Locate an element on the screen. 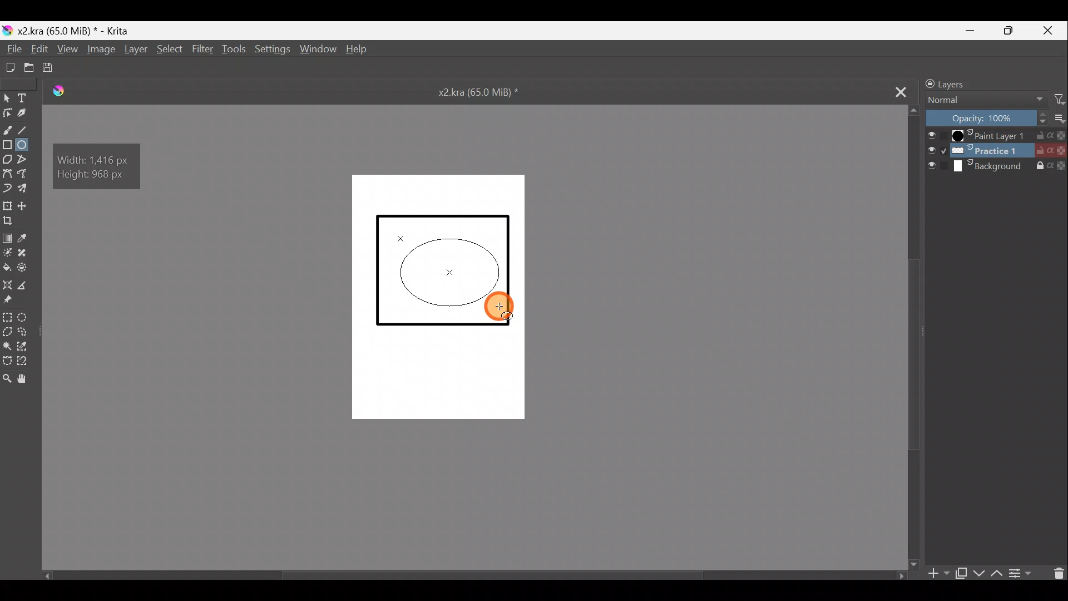 This screenshot has width=1068, height=601. Background is located at coordinates (998, 170).